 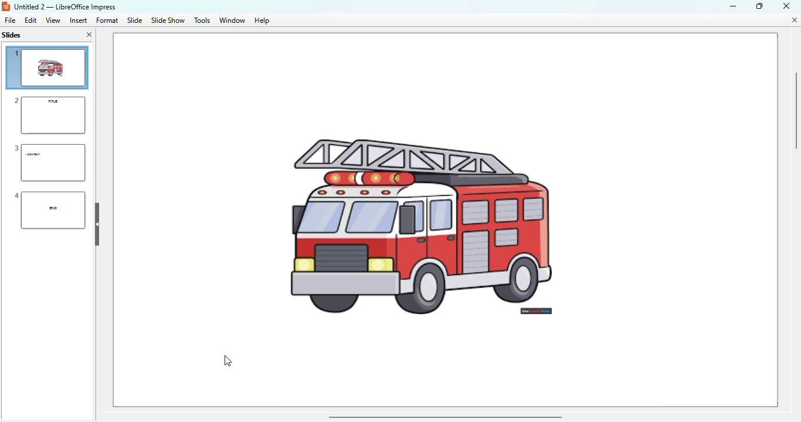 I want to click on tools, so click(x=202, y=21).